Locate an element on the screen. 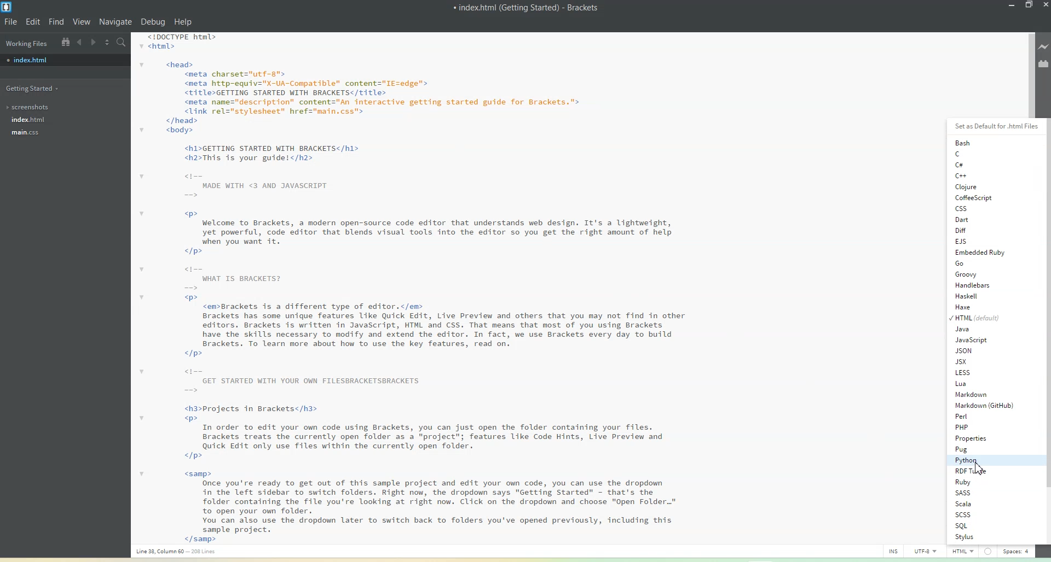 This screenshot has height=562, width=1051. Maximize is located at coordinates (1030, 5).